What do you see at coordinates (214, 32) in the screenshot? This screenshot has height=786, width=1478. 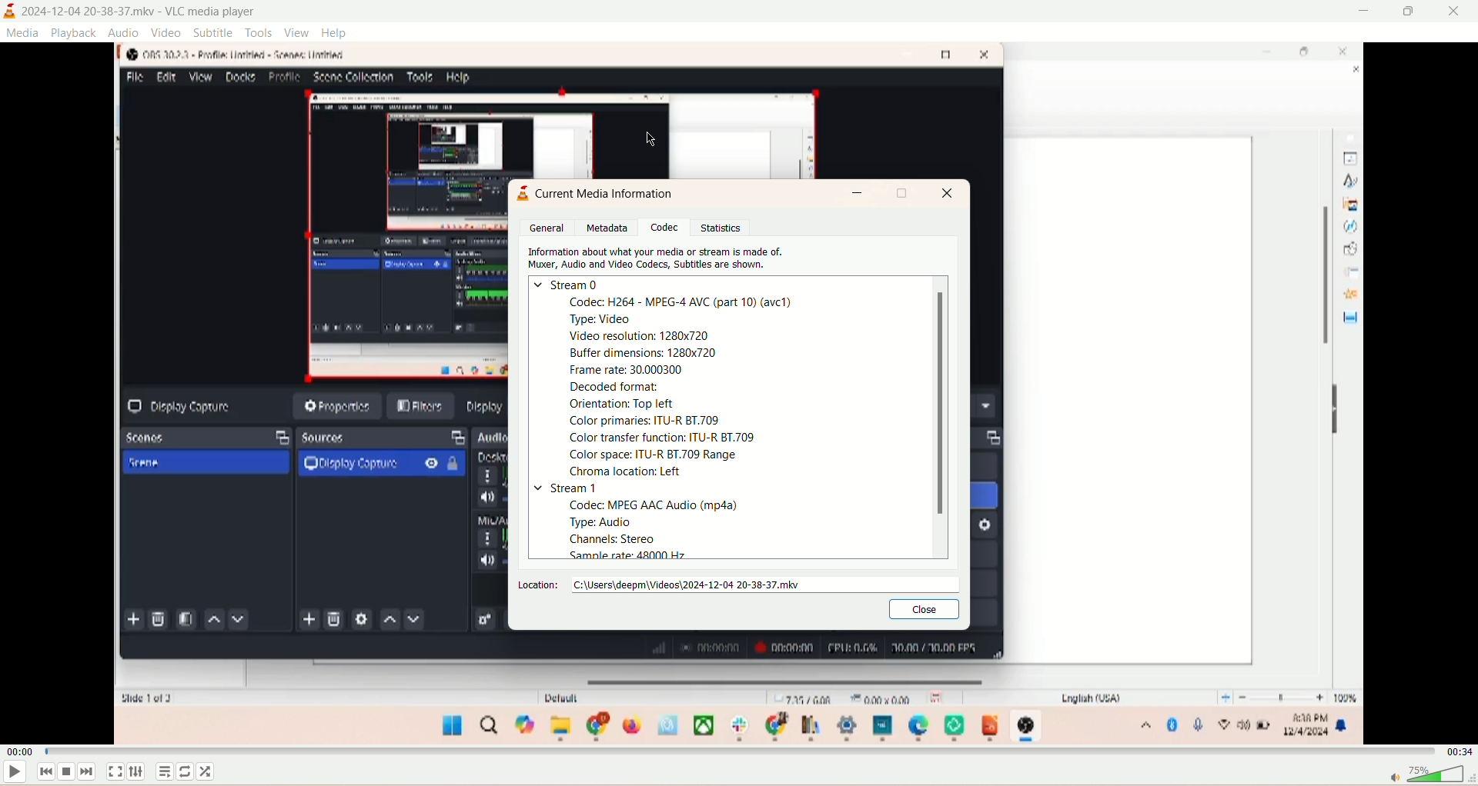 I see `subtitle` at bounding box center [214, 32].